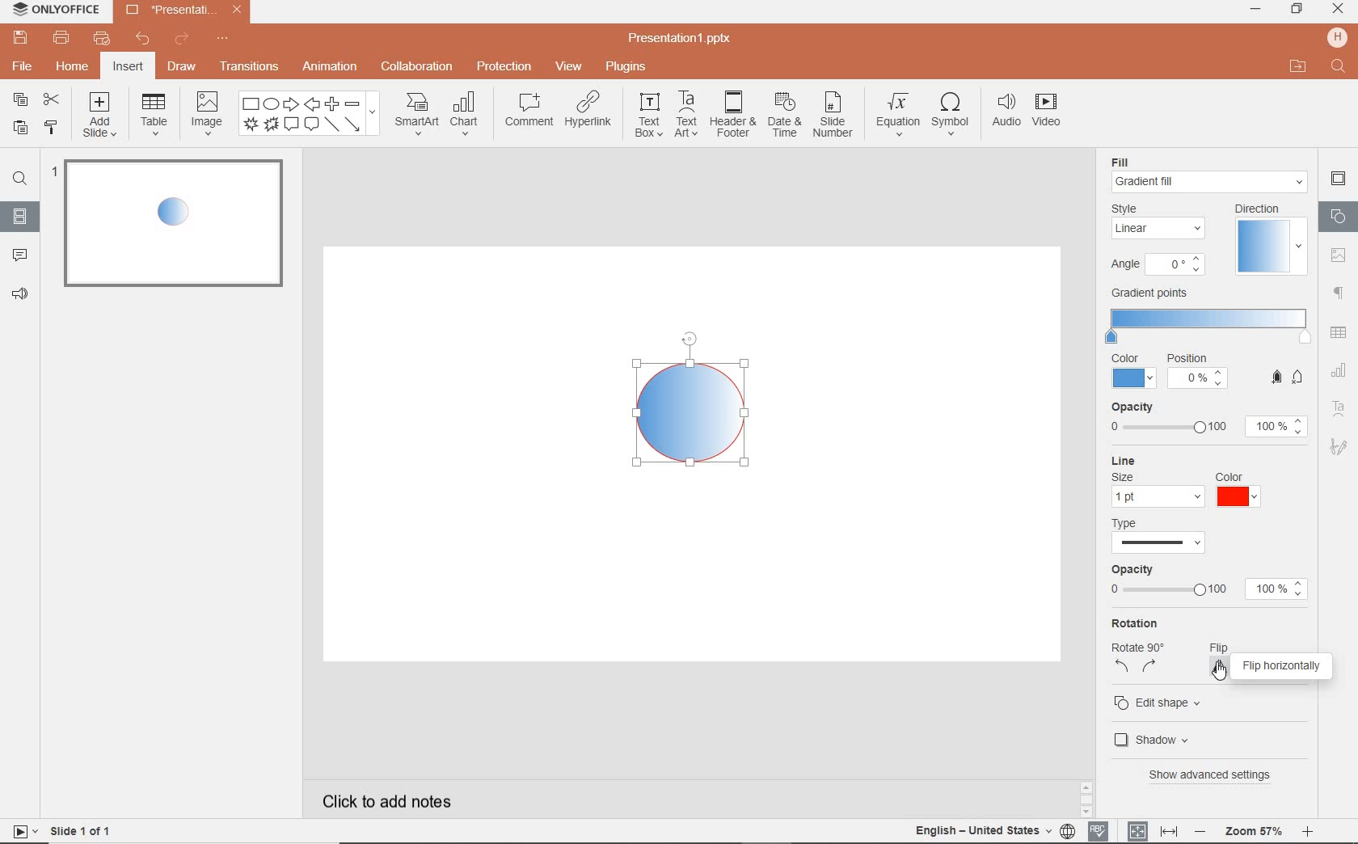 This screenshot has width=1358, height=844. Describe the element at coordinates (330, 68) in the screenshot. I see `animation` at that location.